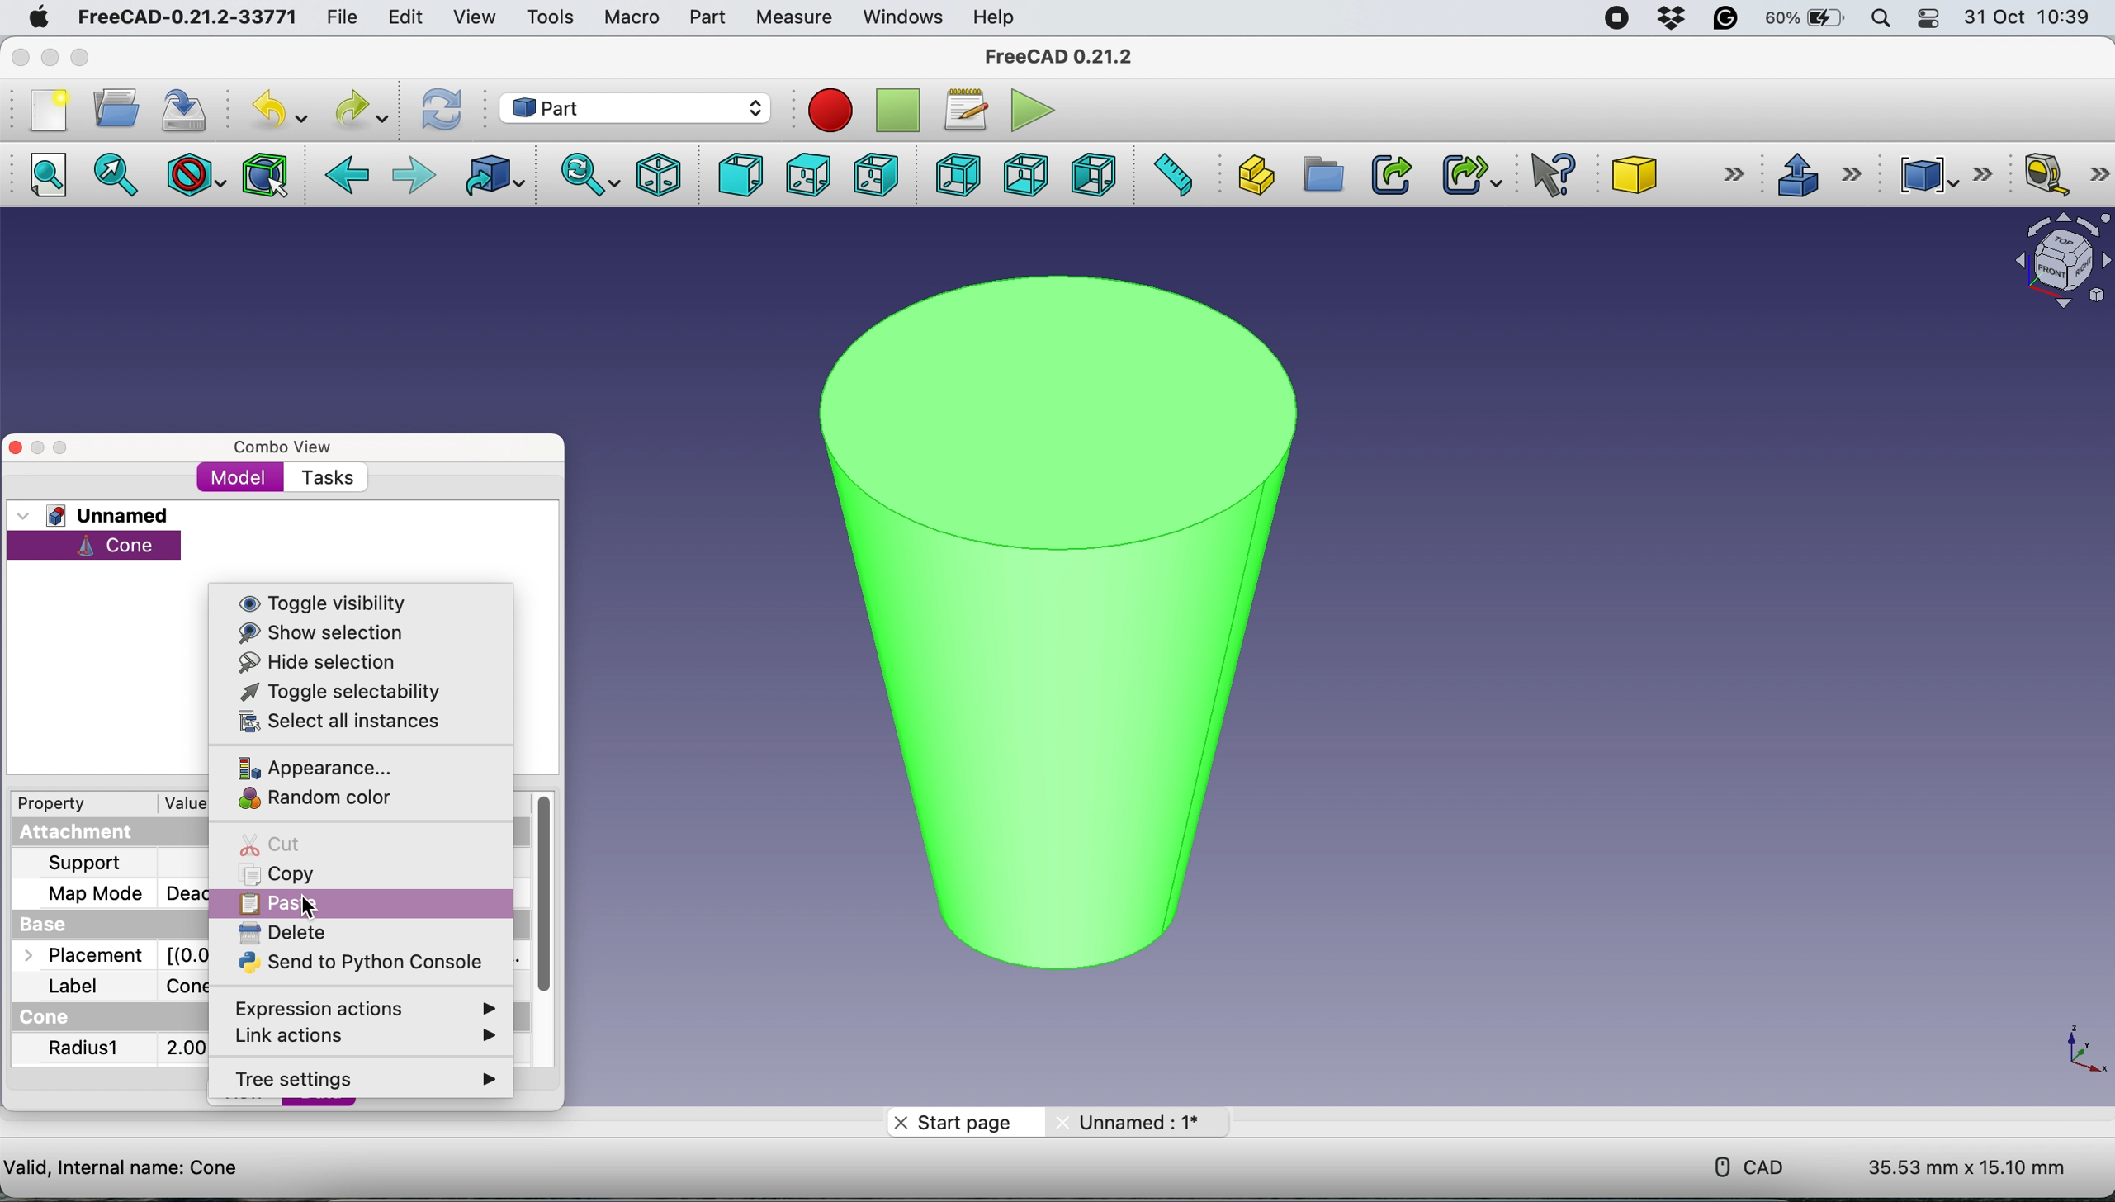  I want to click on grammarly, so click(1727, 21).